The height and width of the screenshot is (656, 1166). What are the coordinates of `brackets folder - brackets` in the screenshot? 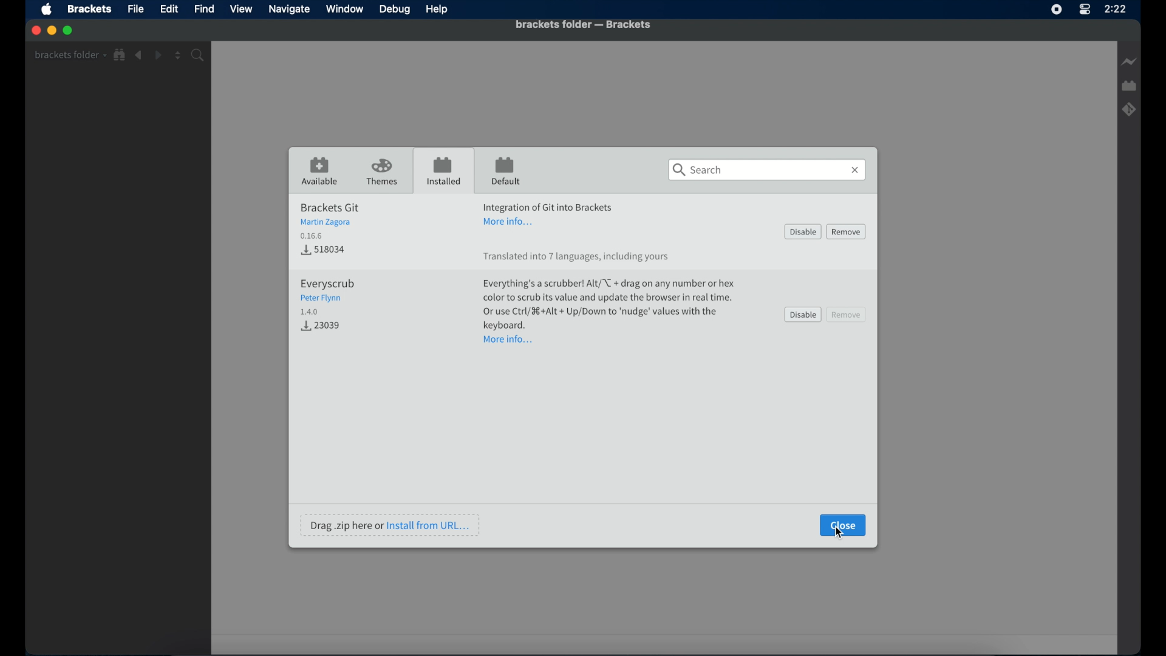 It's located at (583, 24).